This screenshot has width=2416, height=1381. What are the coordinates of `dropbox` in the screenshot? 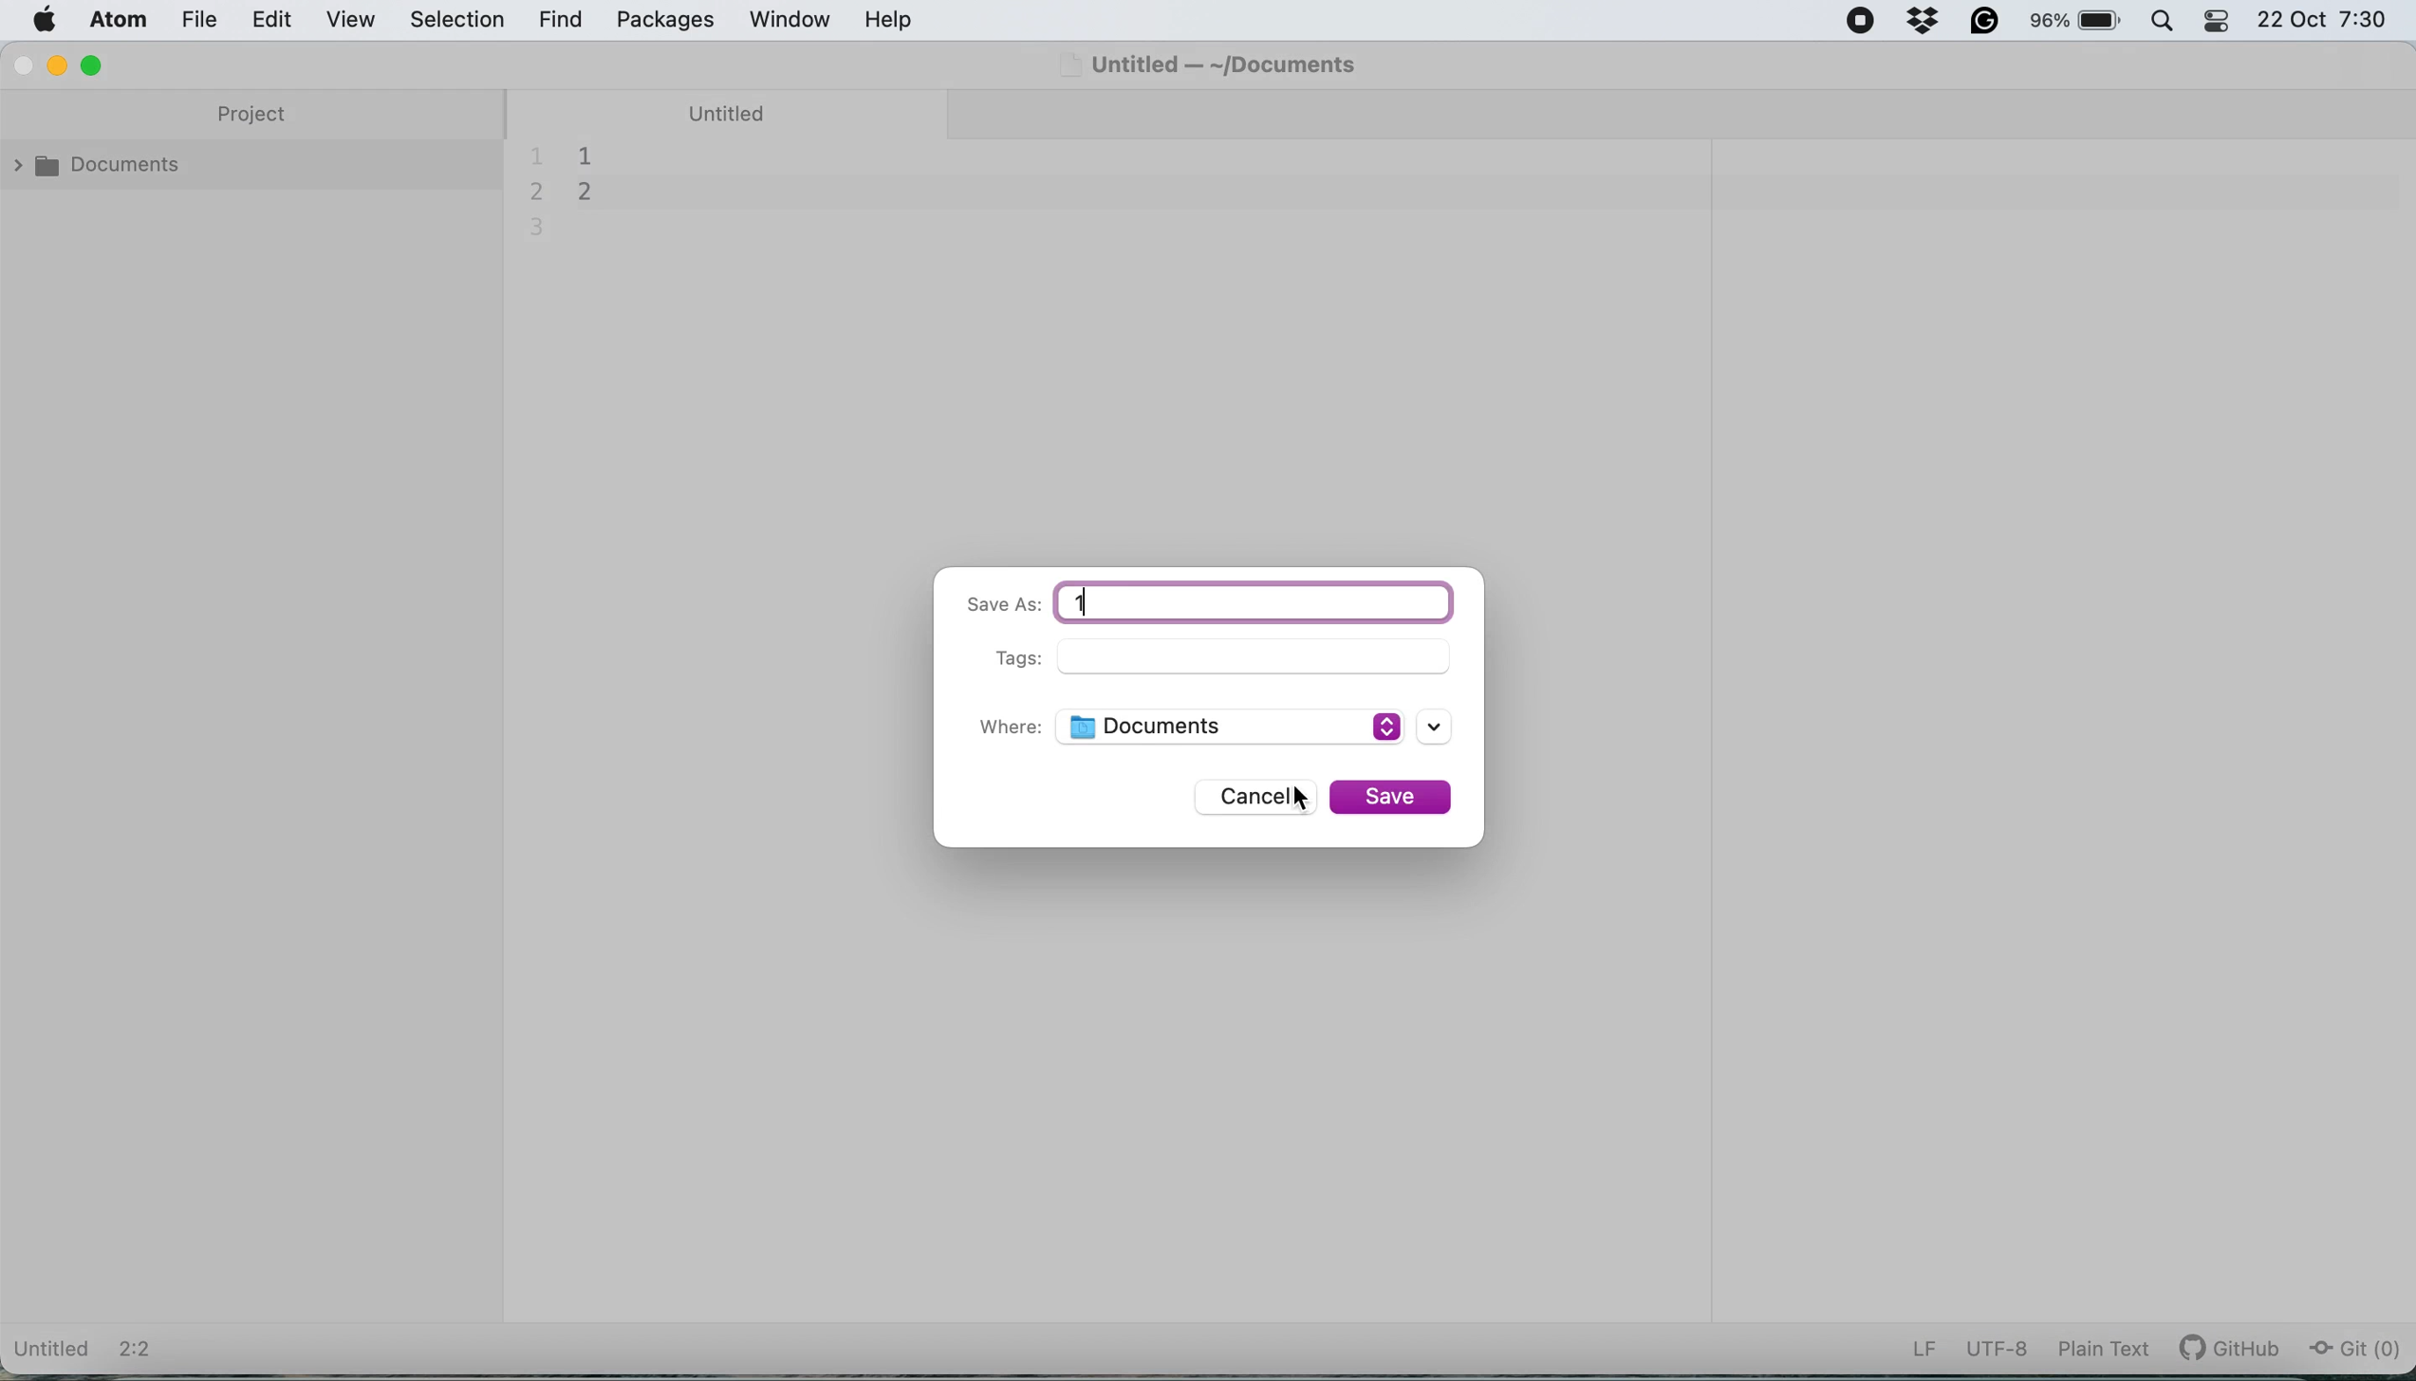 It's located at (1920, 25).